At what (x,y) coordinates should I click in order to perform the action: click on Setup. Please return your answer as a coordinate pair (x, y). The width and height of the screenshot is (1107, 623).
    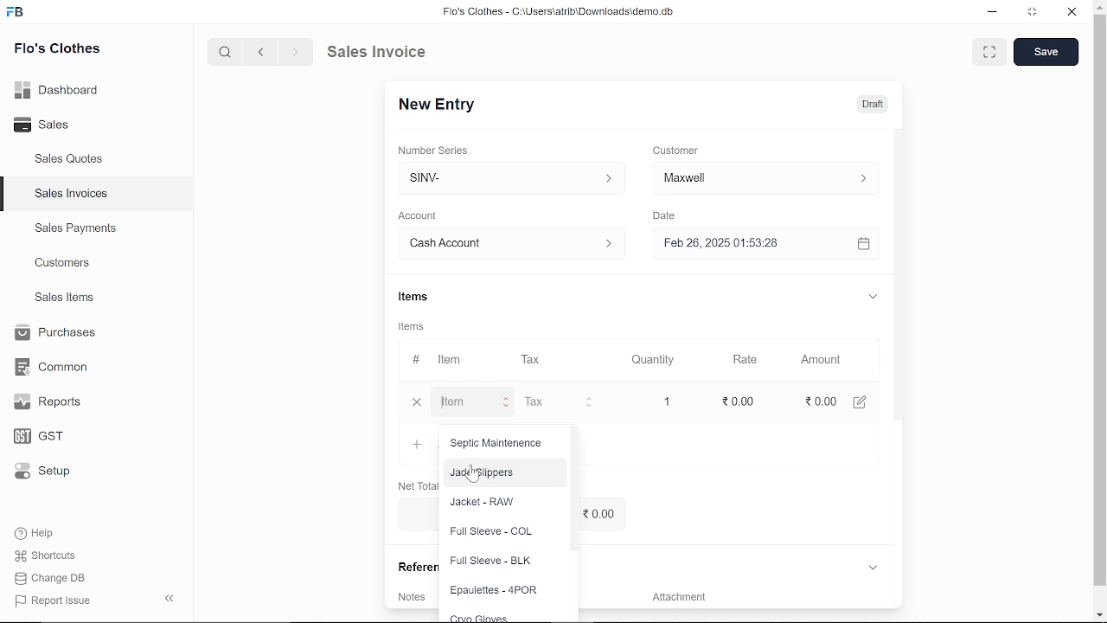
    Looking at the image, I should click on (54, 472).